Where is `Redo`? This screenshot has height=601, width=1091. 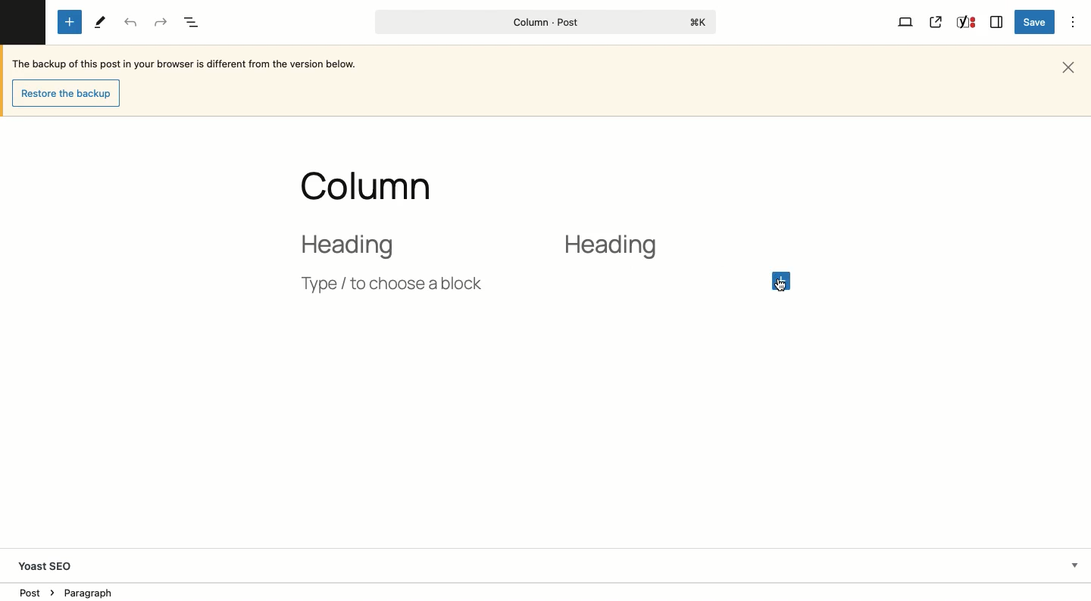
Redo is located at coordinates (161, 23).